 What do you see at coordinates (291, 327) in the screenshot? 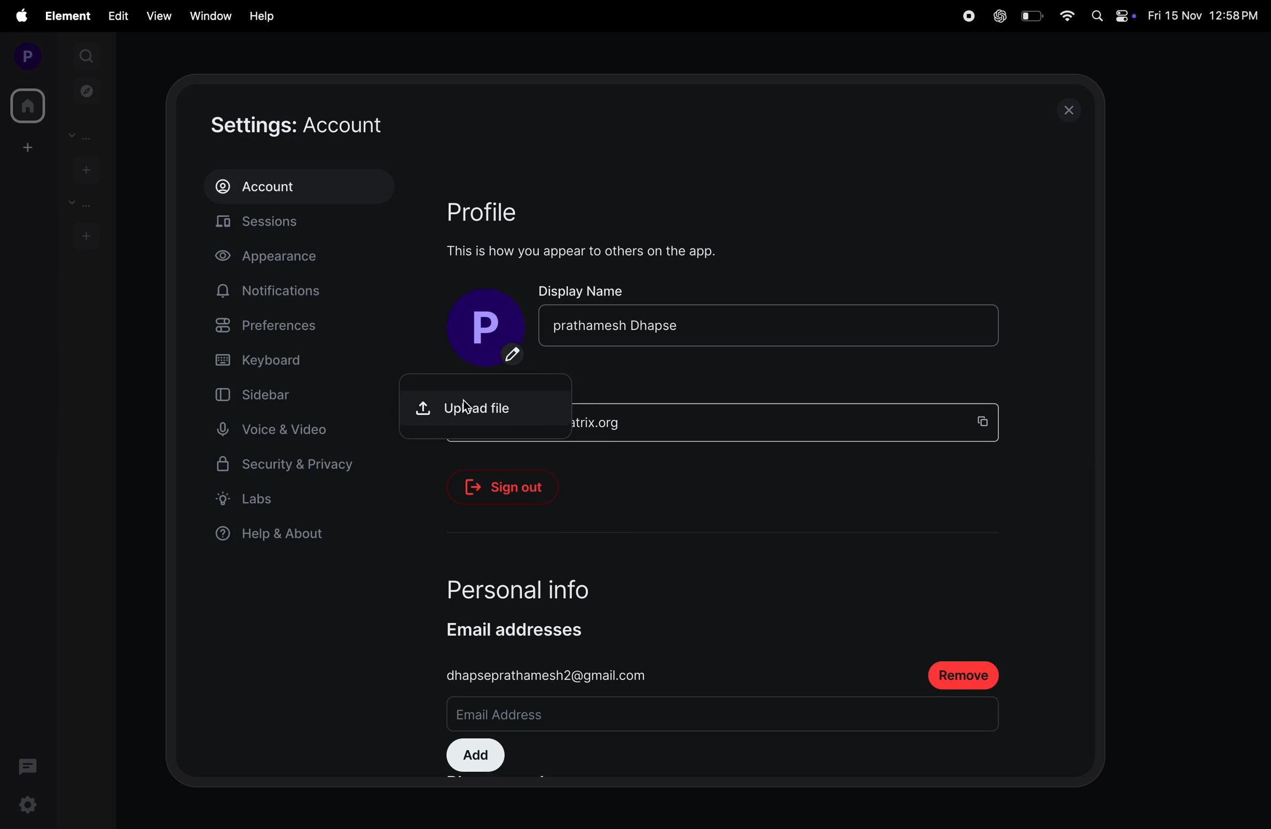
I see `prefrences` at bounding box center [291, 327].